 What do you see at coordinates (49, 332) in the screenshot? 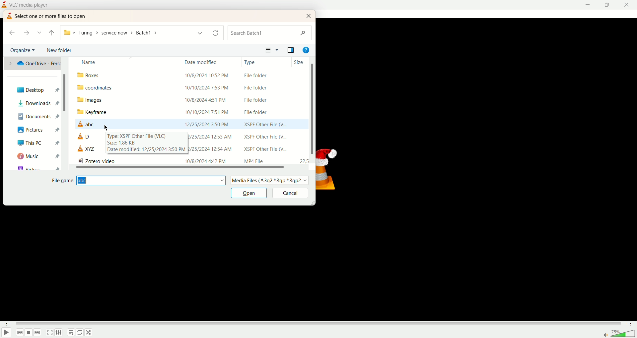
I see `fullscreen` at bounding box center [49, 332].